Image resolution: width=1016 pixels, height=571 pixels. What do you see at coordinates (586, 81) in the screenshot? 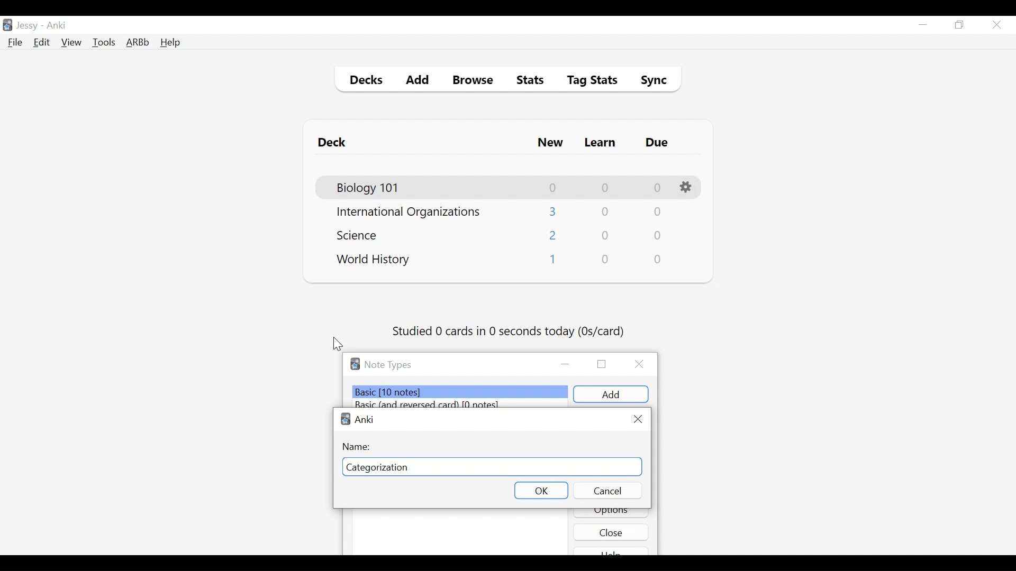
I see `Tag Stats` at bounding box center [586, 81].